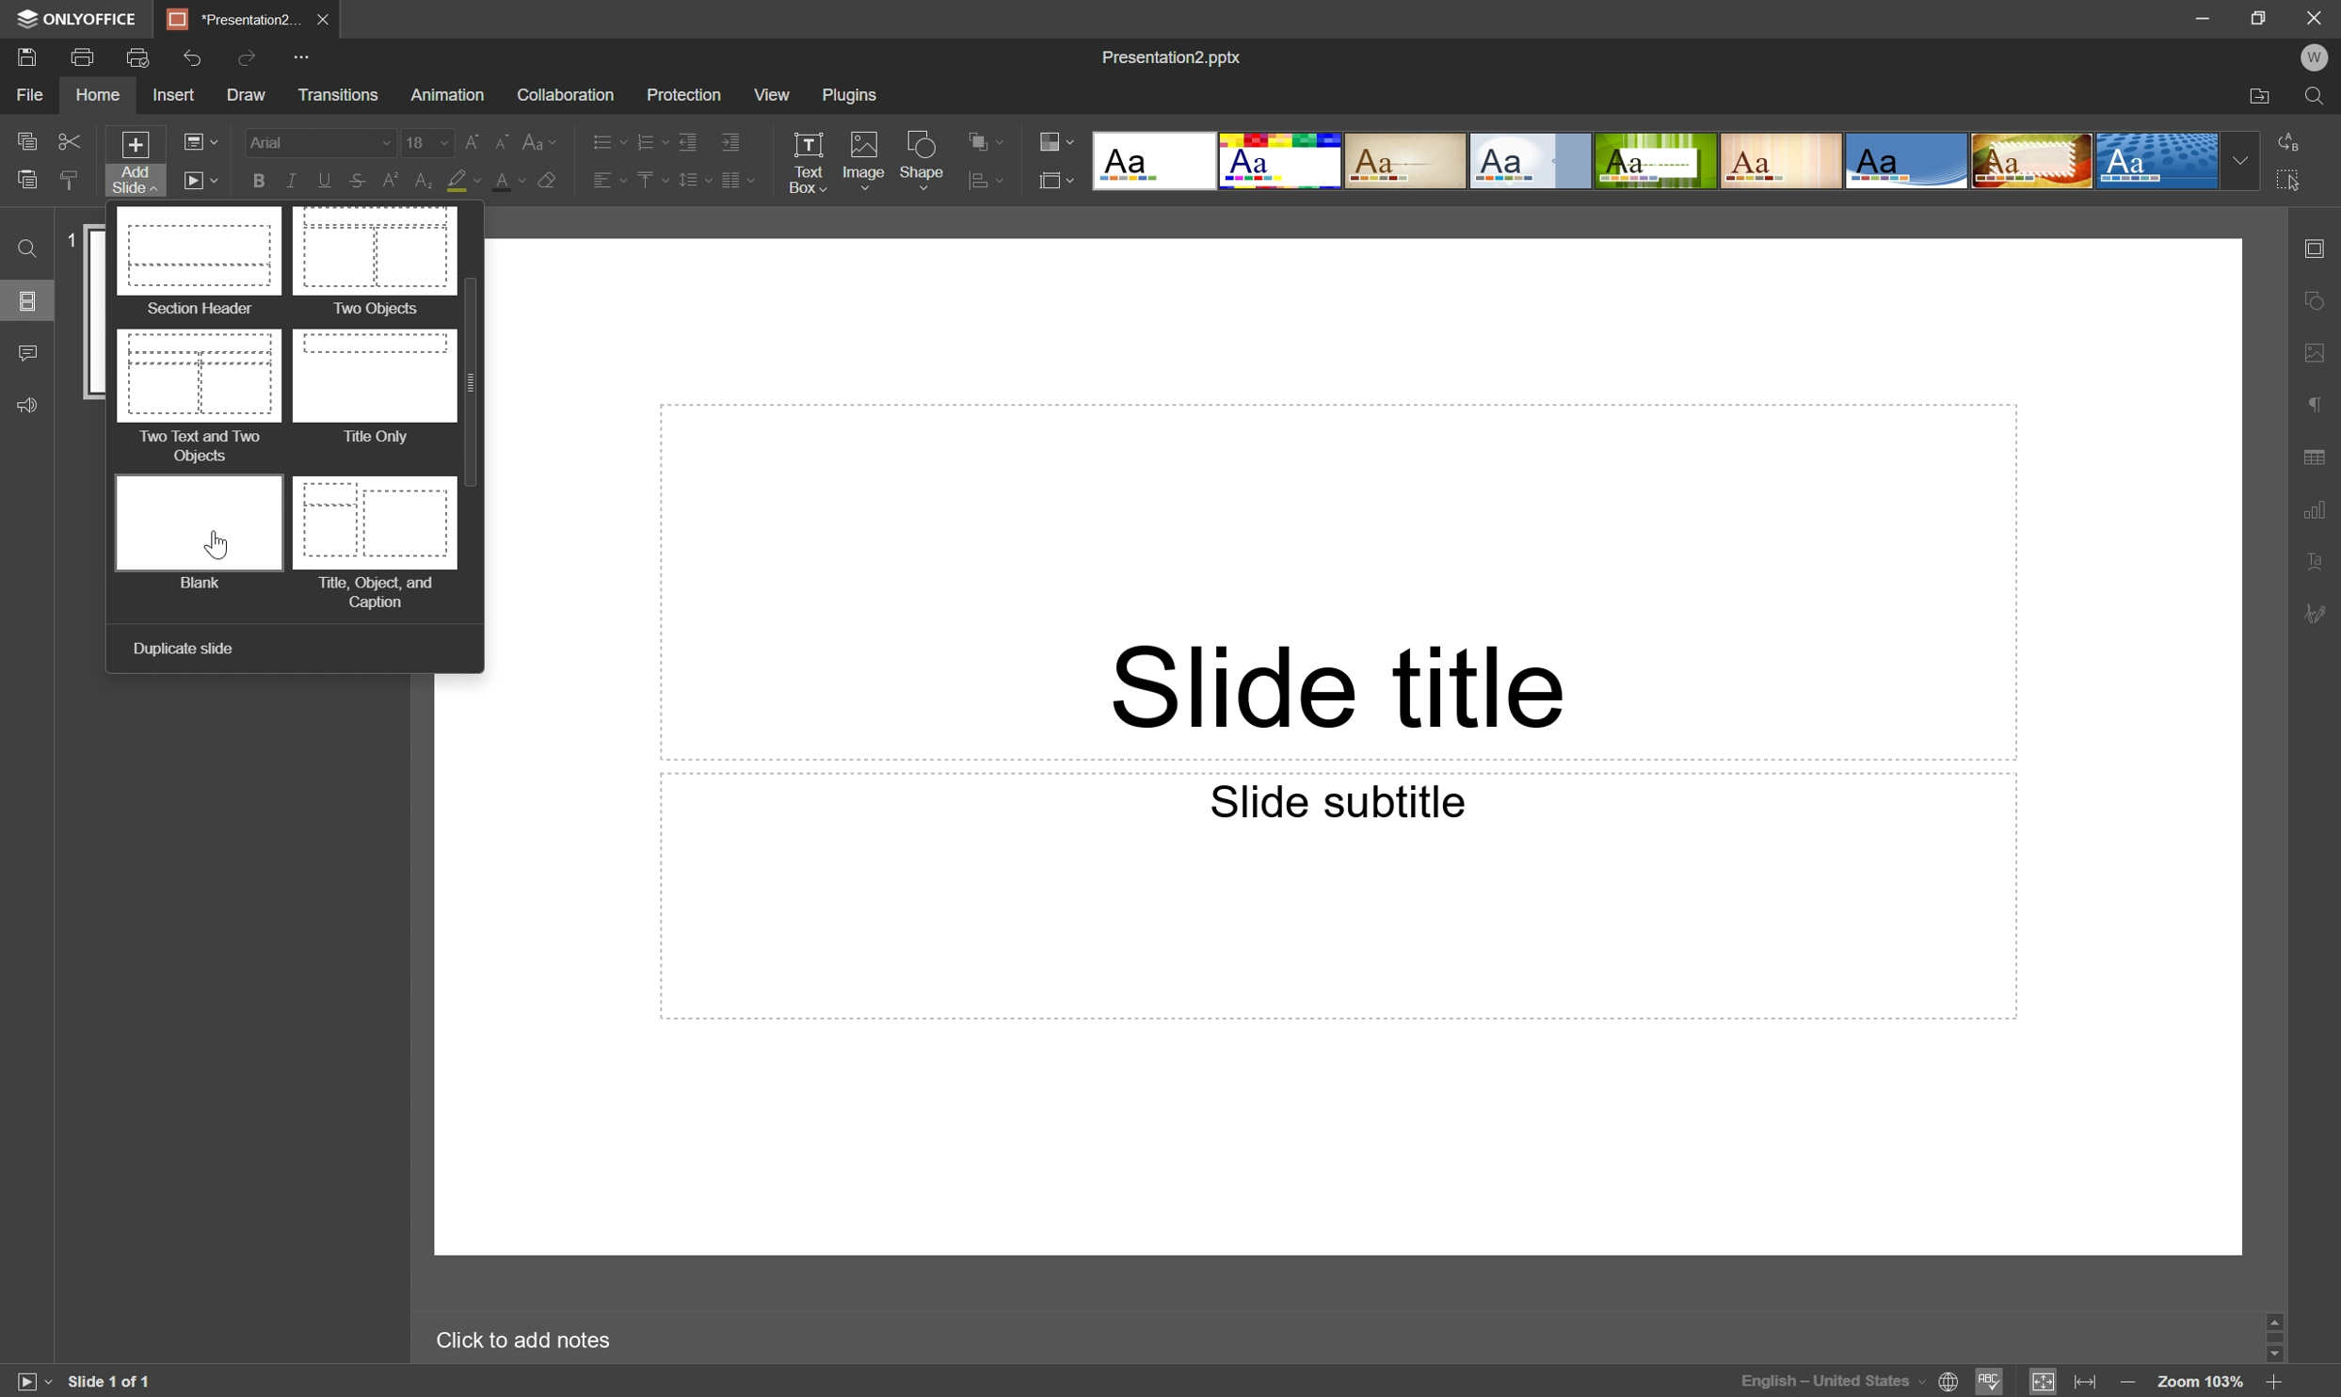  Describe the element at coordinates (989, 136) in the screenshot. I see `Align shape` at that location.